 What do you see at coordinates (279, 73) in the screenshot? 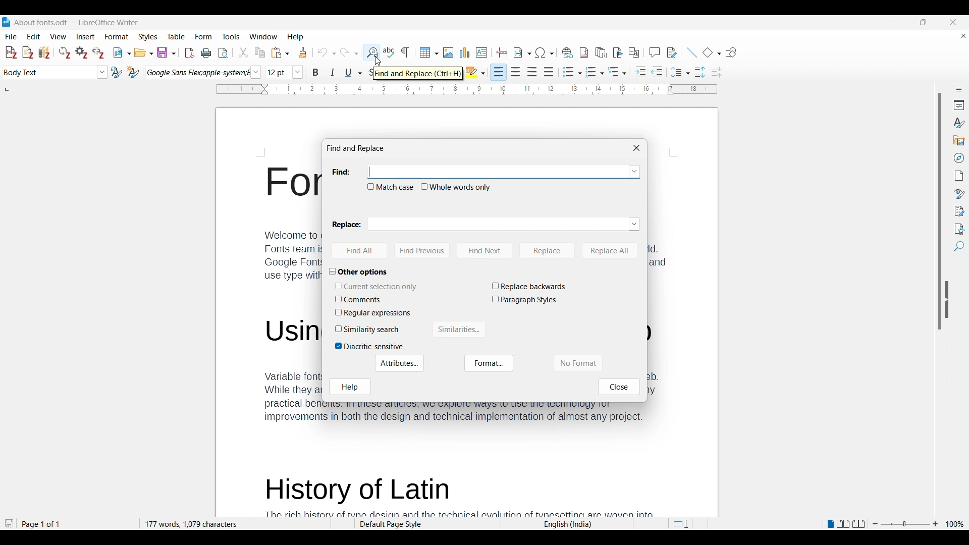
I see `Type in text size` at bounding box center [279, 73].